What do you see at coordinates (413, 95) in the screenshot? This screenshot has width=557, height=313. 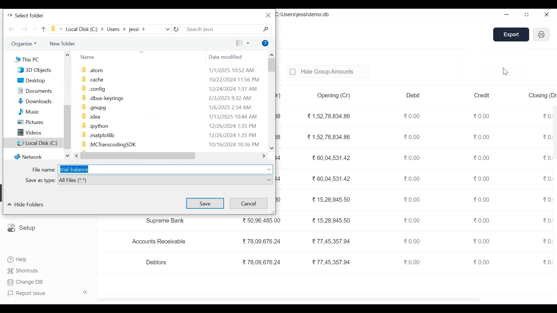 I see `Debit` at bounding box center [413, 95].